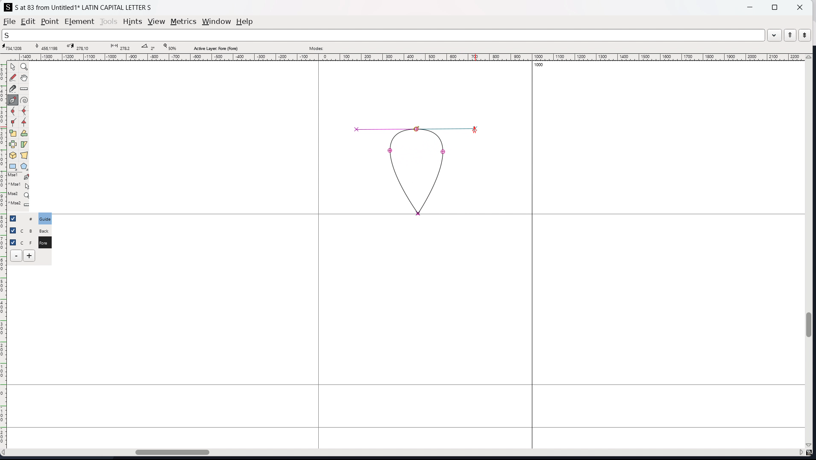 The width and height of the screenshot is (816, 460). Describe the element at coordinates (20, 205) in the screenshot. I see `^Mse2` at that location.